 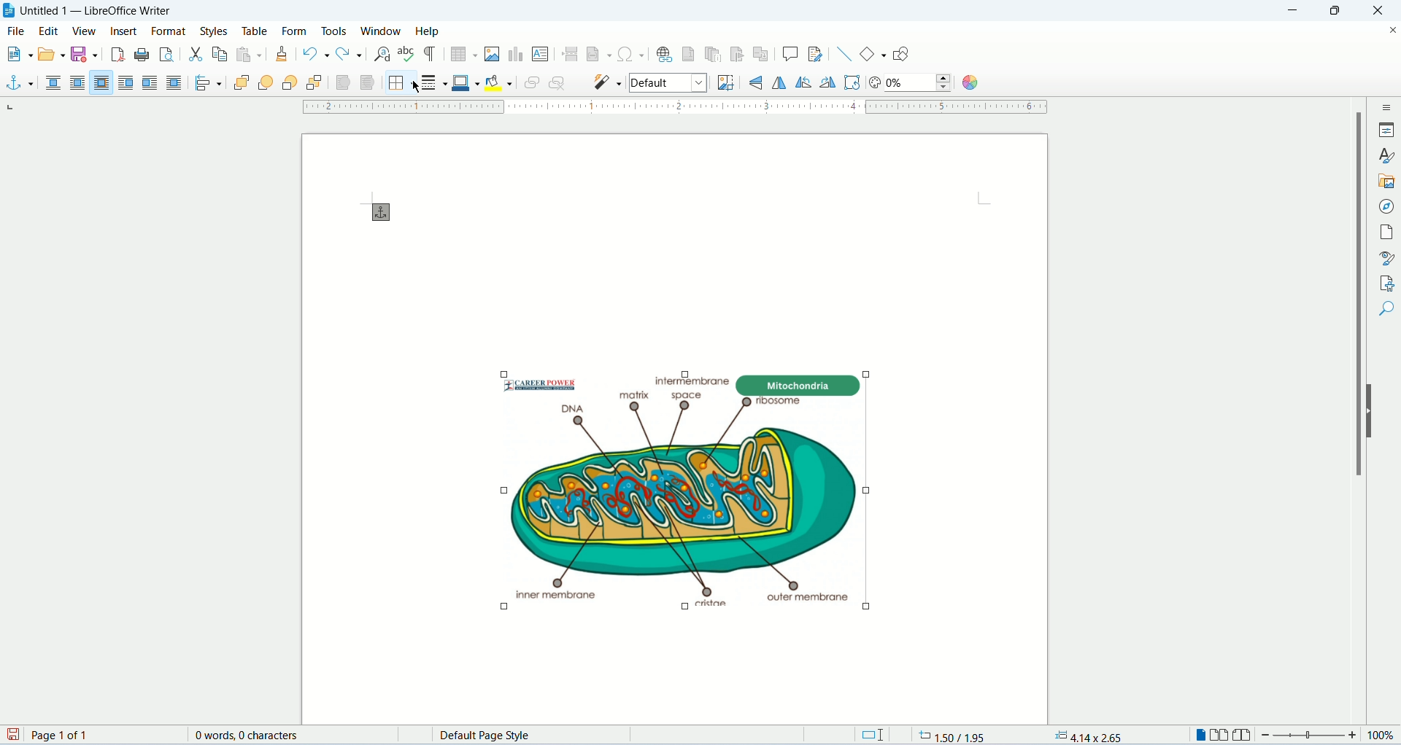 What do you see at coordinates (903, 52) in the screenshot?
I see `show draw functions` at bounding box center [903, 52].